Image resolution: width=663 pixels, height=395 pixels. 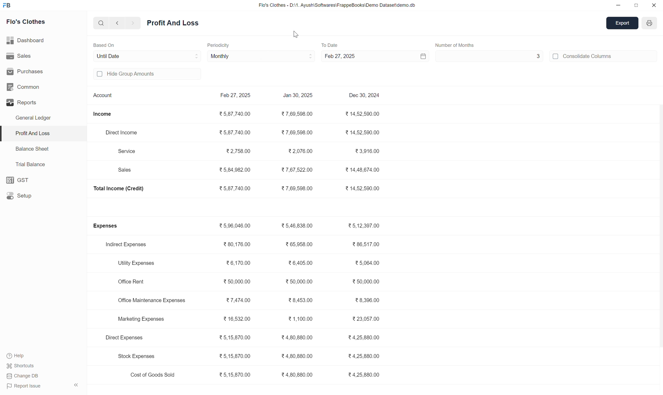 What do you see at coordinates (18, 180) in the screenshot?
I see `setup` at bounding box center [18, 180].